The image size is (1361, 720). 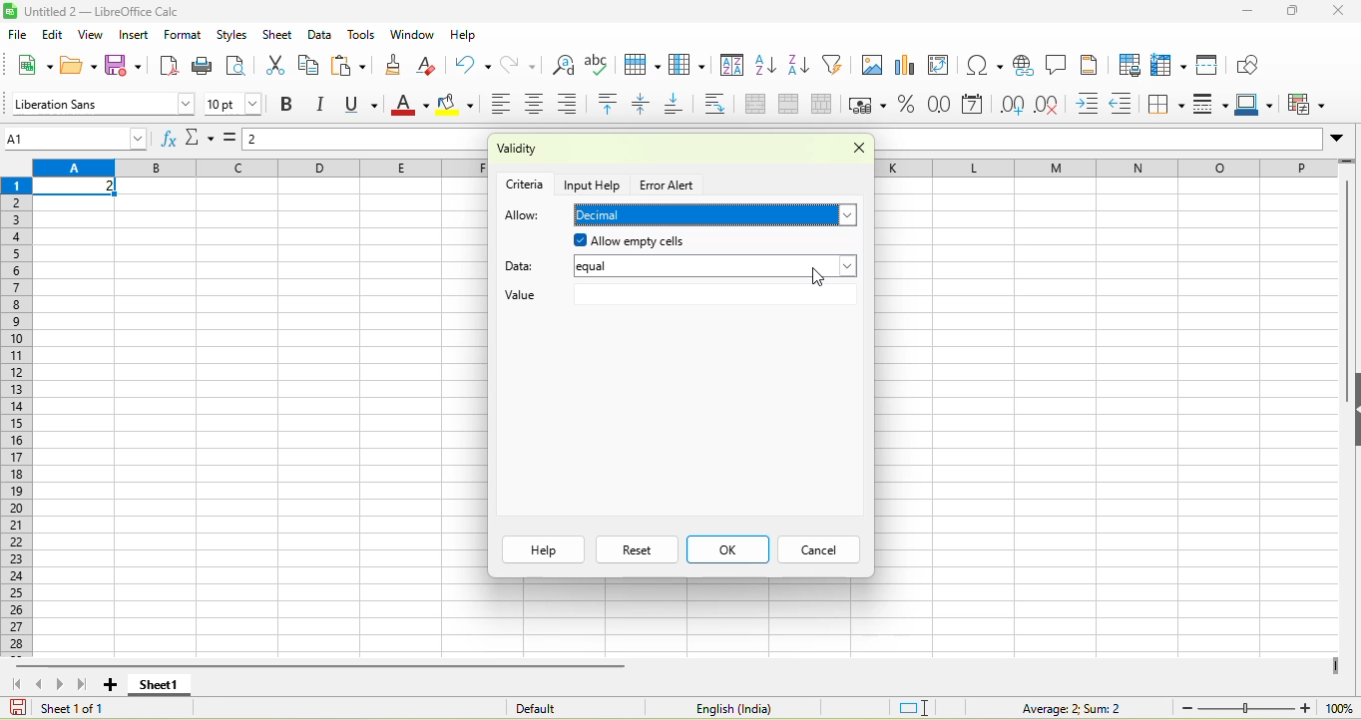 What do you see at coordinates (611, 105) in the screenshot?
I see `align top` at bounding box center [611, 105].